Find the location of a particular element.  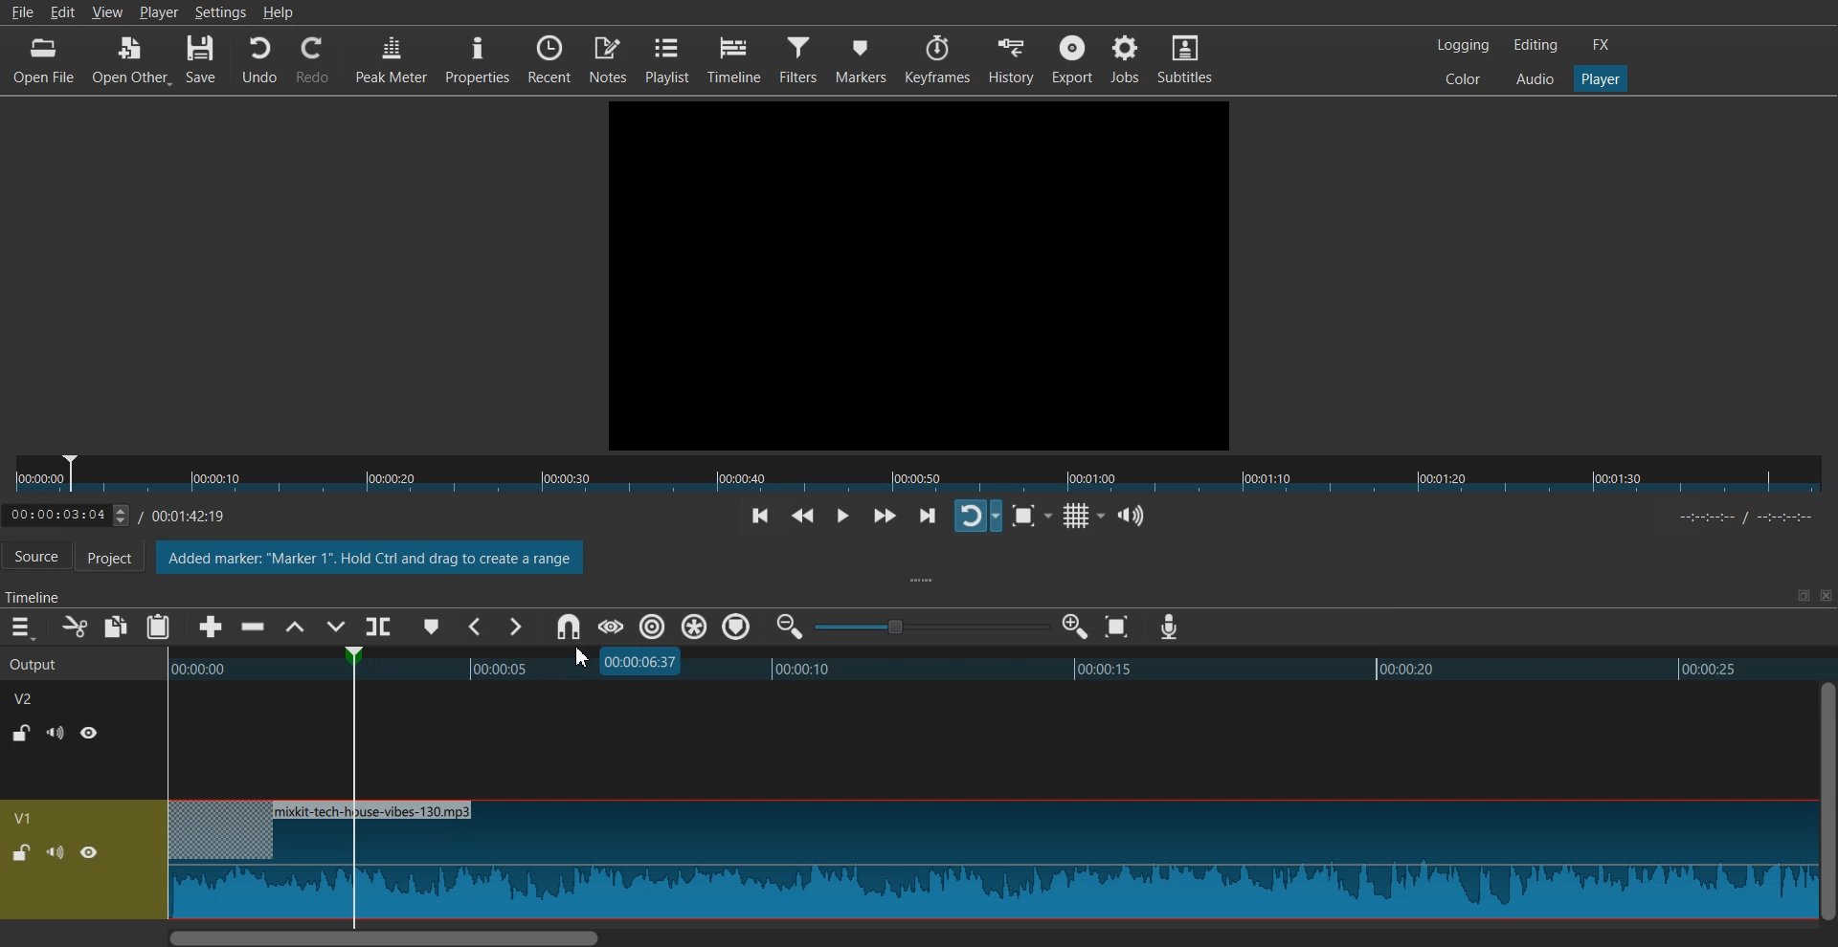

Timeline is located at coordinates (734, 59).